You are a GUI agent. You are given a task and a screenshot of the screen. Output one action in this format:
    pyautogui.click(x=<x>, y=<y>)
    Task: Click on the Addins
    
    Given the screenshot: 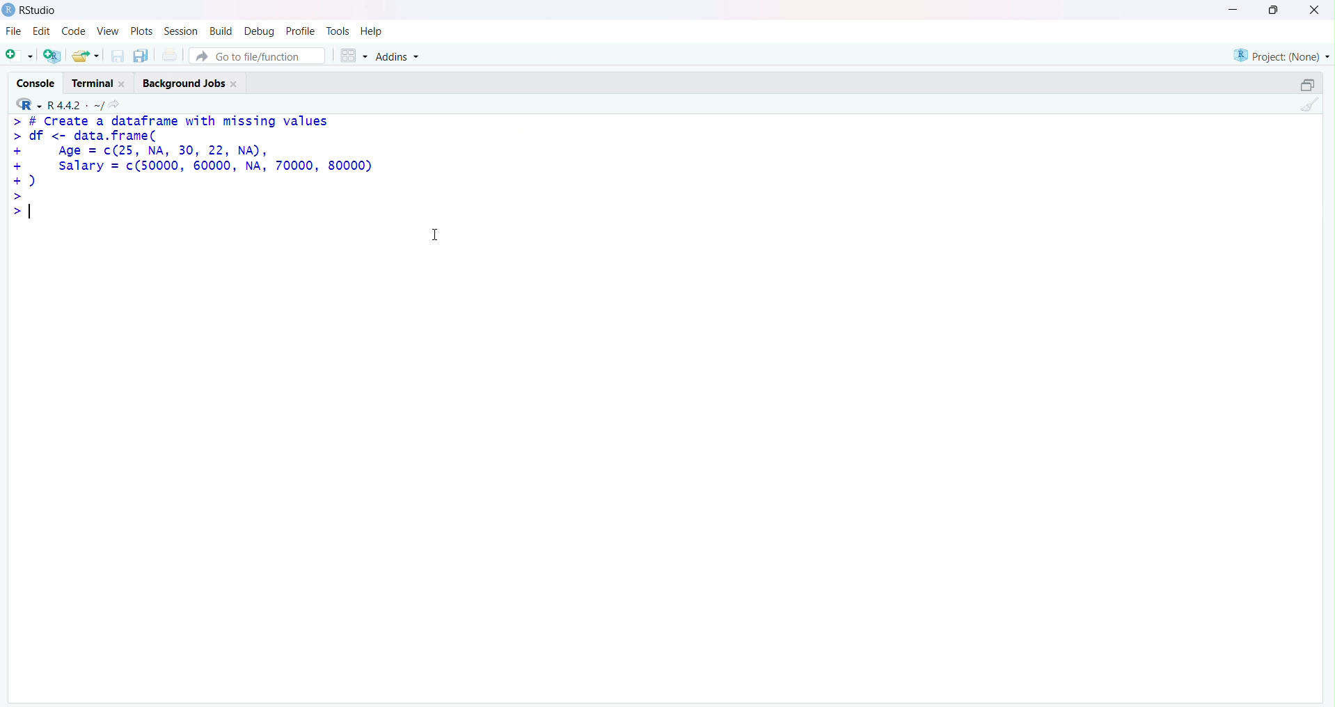 What is the action you would take?
    pyautogui.click(x=397, y=54)
    